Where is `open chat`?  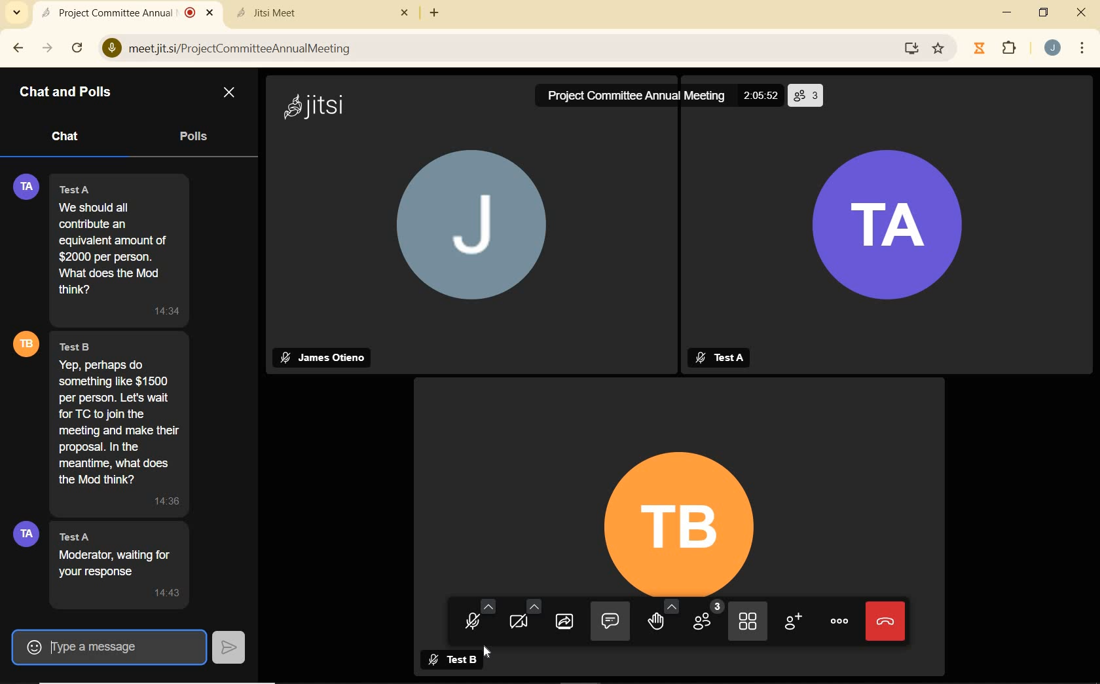
open chat is located at coordinates (614, 621).